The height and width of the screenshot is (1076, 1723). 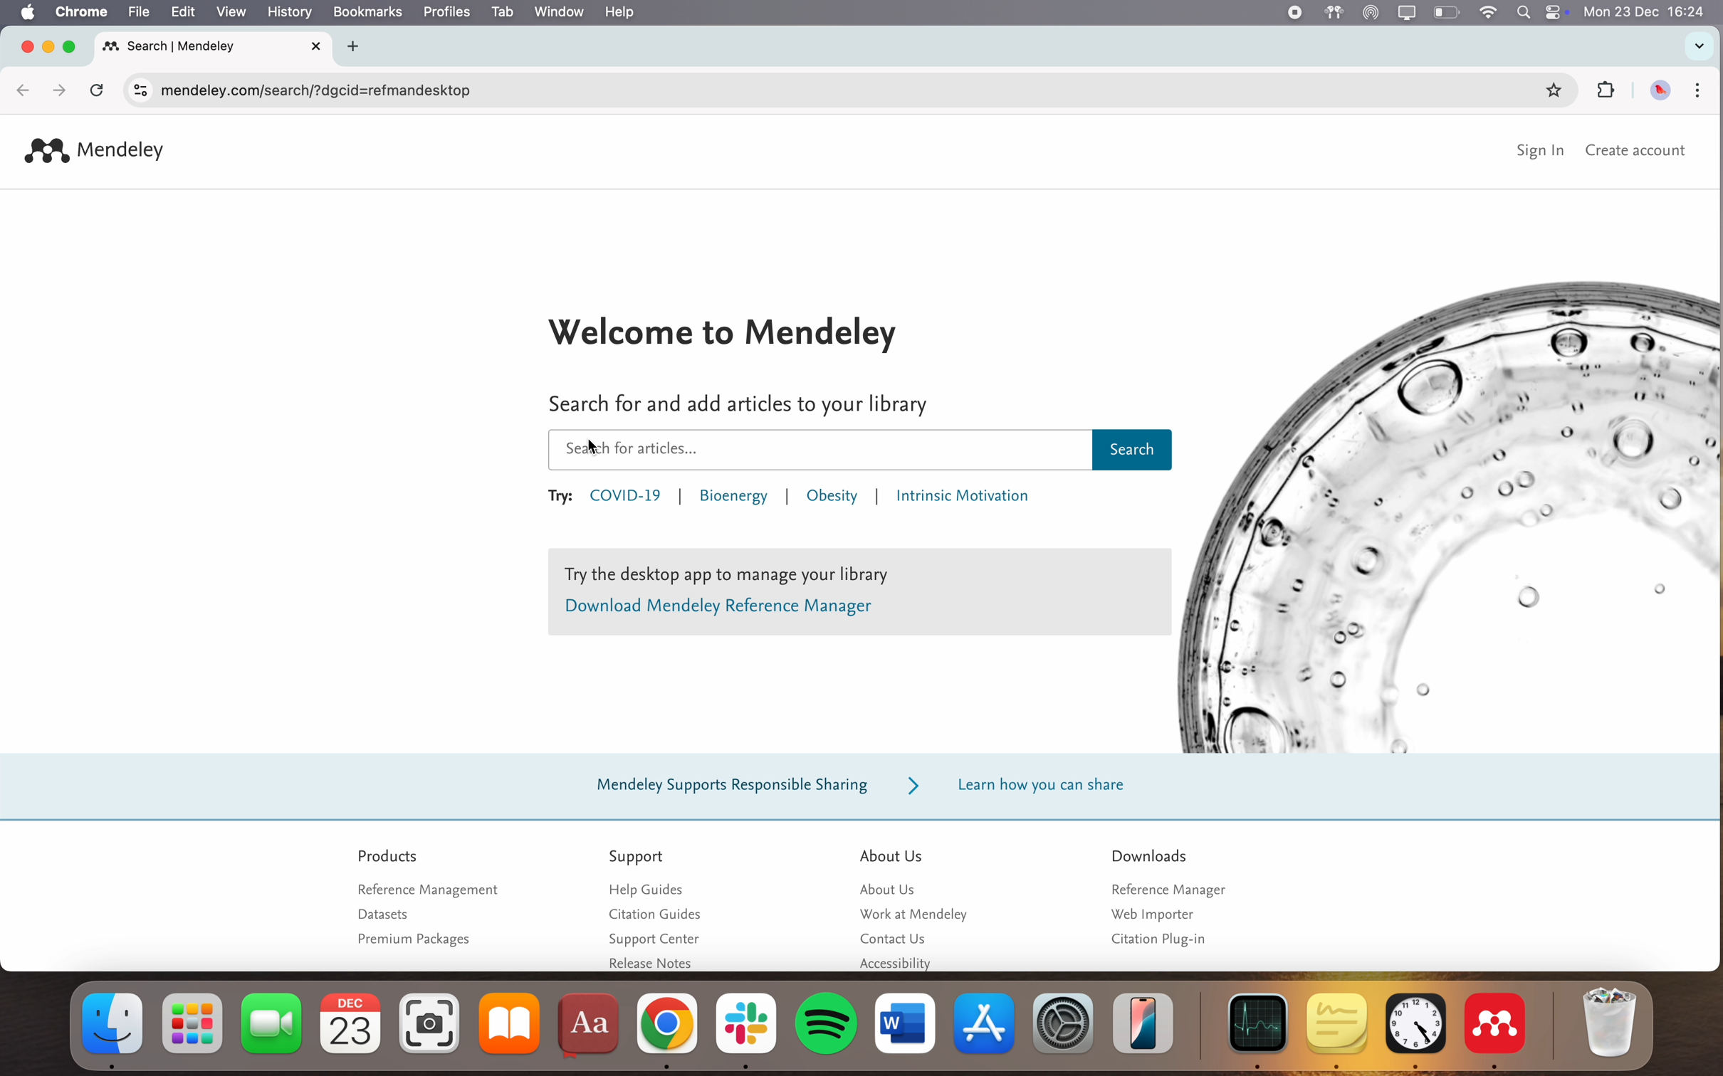 I want to click on foward, so click(x=55, y=89).